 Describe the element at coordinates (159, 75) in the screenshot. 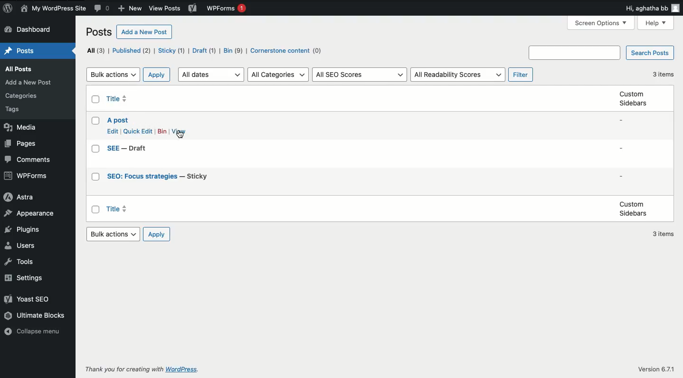

I see `Apply` at that location.